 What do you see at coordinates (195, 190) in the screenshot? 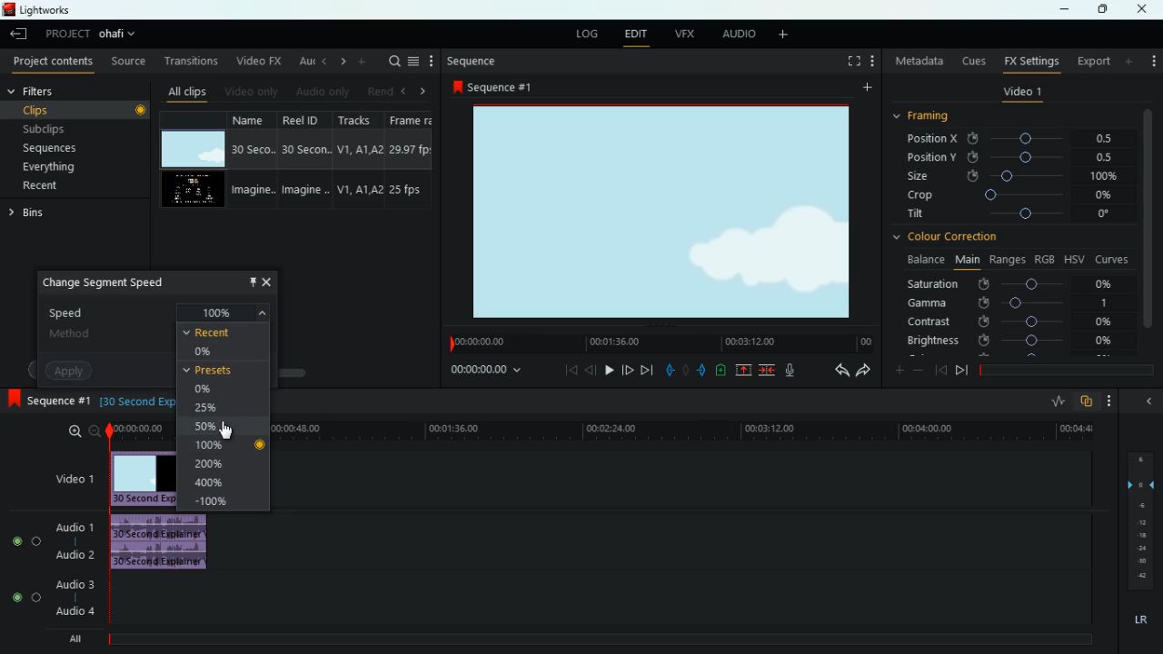
I see `video` at bounding box center [195, 190].